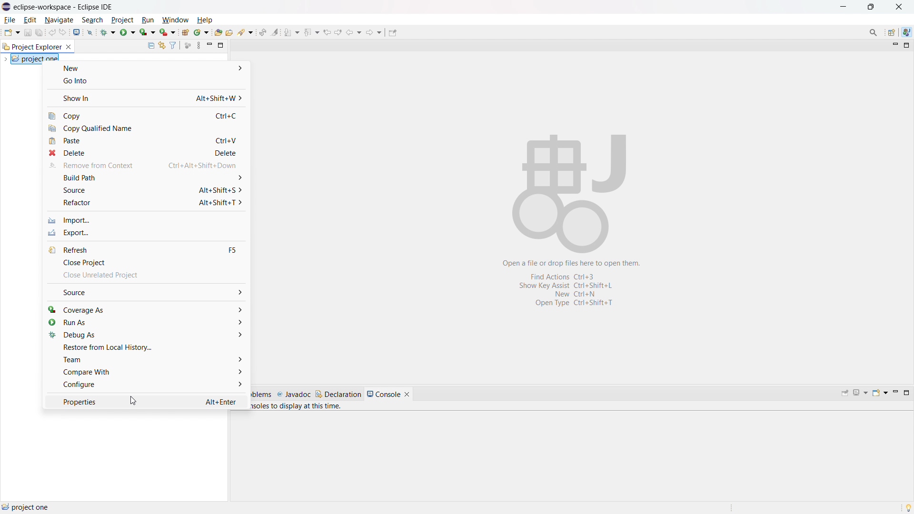 The height and width of the screenshot is (514, 914). What do you see at coordinates (145, 359) in the screenshot?
I see `team` at bounding box center [145, 359].